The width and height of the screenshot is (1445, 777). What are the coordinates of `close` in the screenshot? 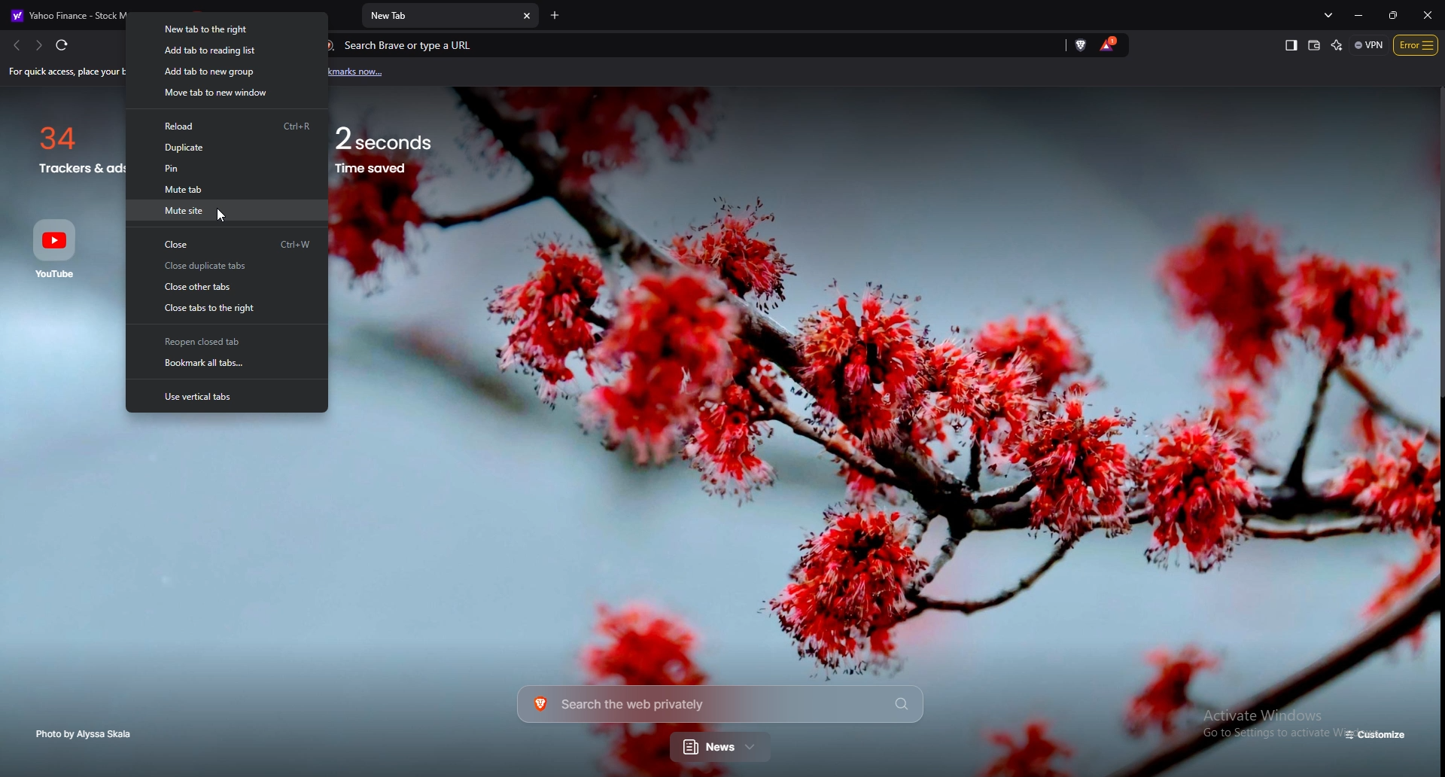 It's located at (227, 243).